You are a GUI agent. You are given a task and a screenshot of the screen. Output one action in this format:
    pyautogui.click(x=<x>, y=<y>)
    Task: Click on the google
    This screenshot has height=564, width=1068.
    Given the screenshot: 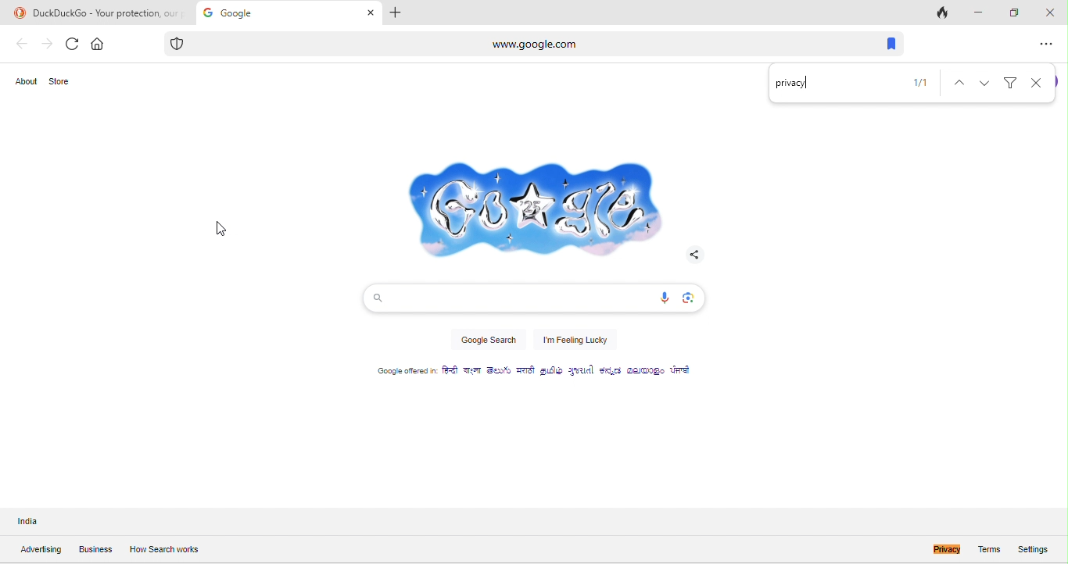 What is the action you would take?
    pyautogui.click(x=288, y=12)
    